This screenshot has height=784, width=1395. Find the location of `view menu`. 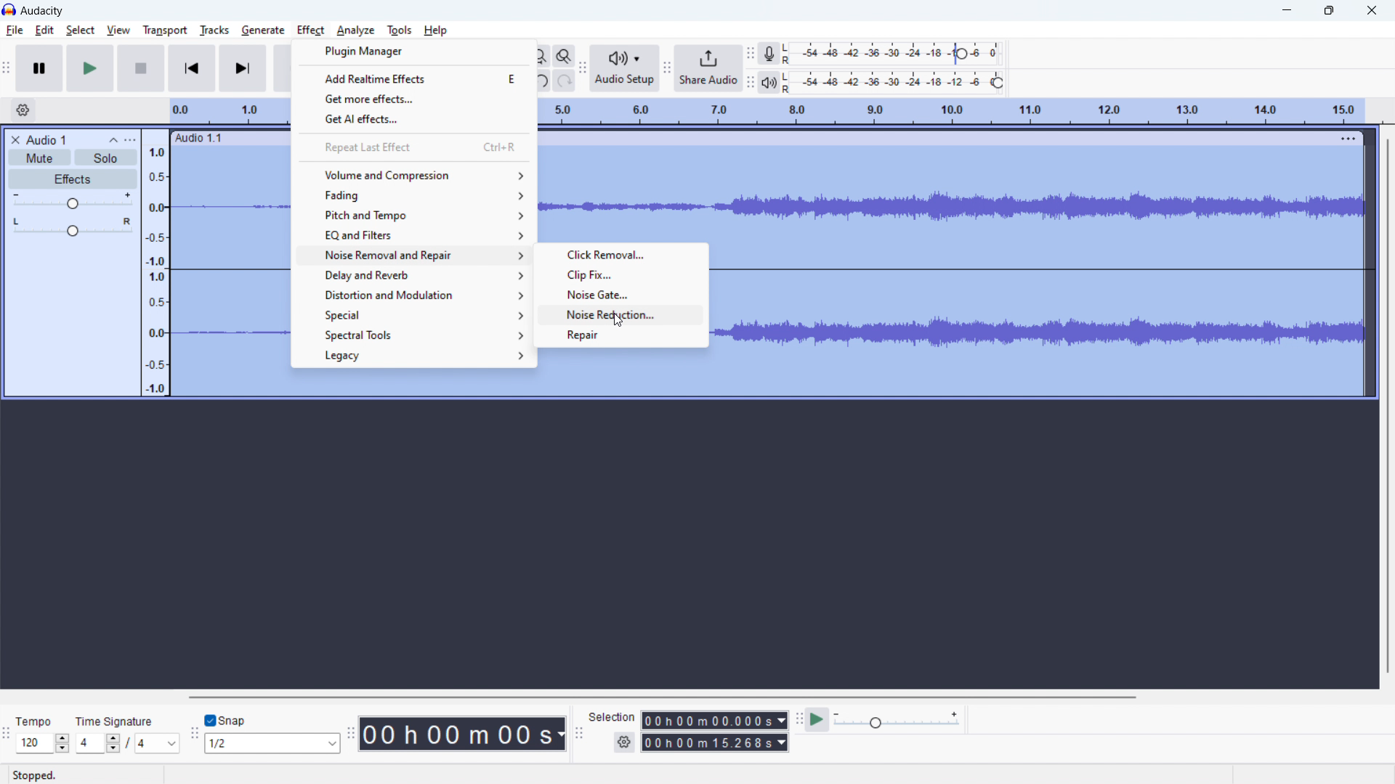

view menu is located at coordinates (132, 140).